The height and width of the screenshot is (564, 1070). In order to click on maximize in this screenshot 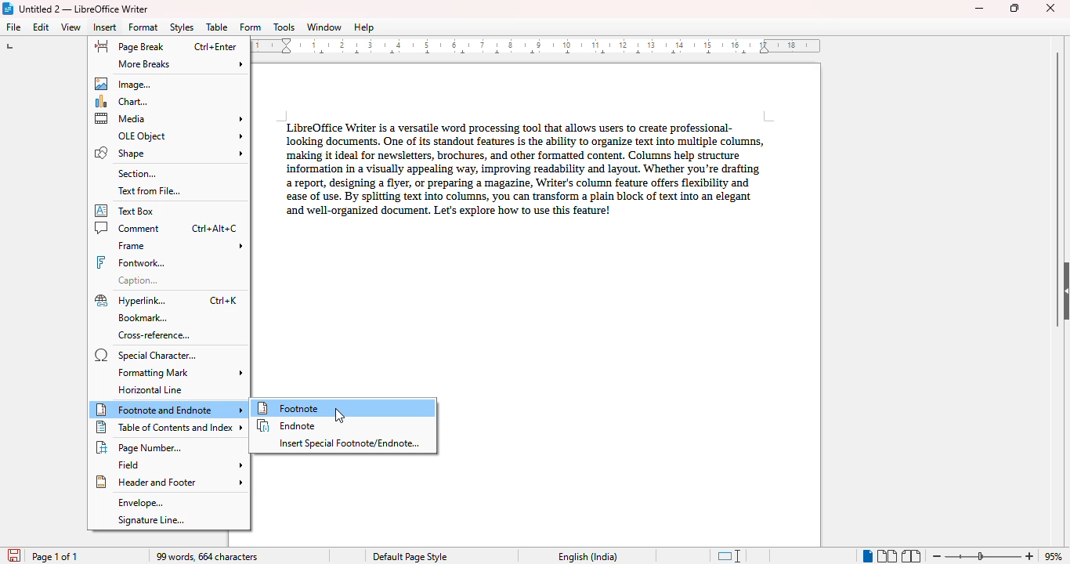, I will do `click(1014, 8)`.